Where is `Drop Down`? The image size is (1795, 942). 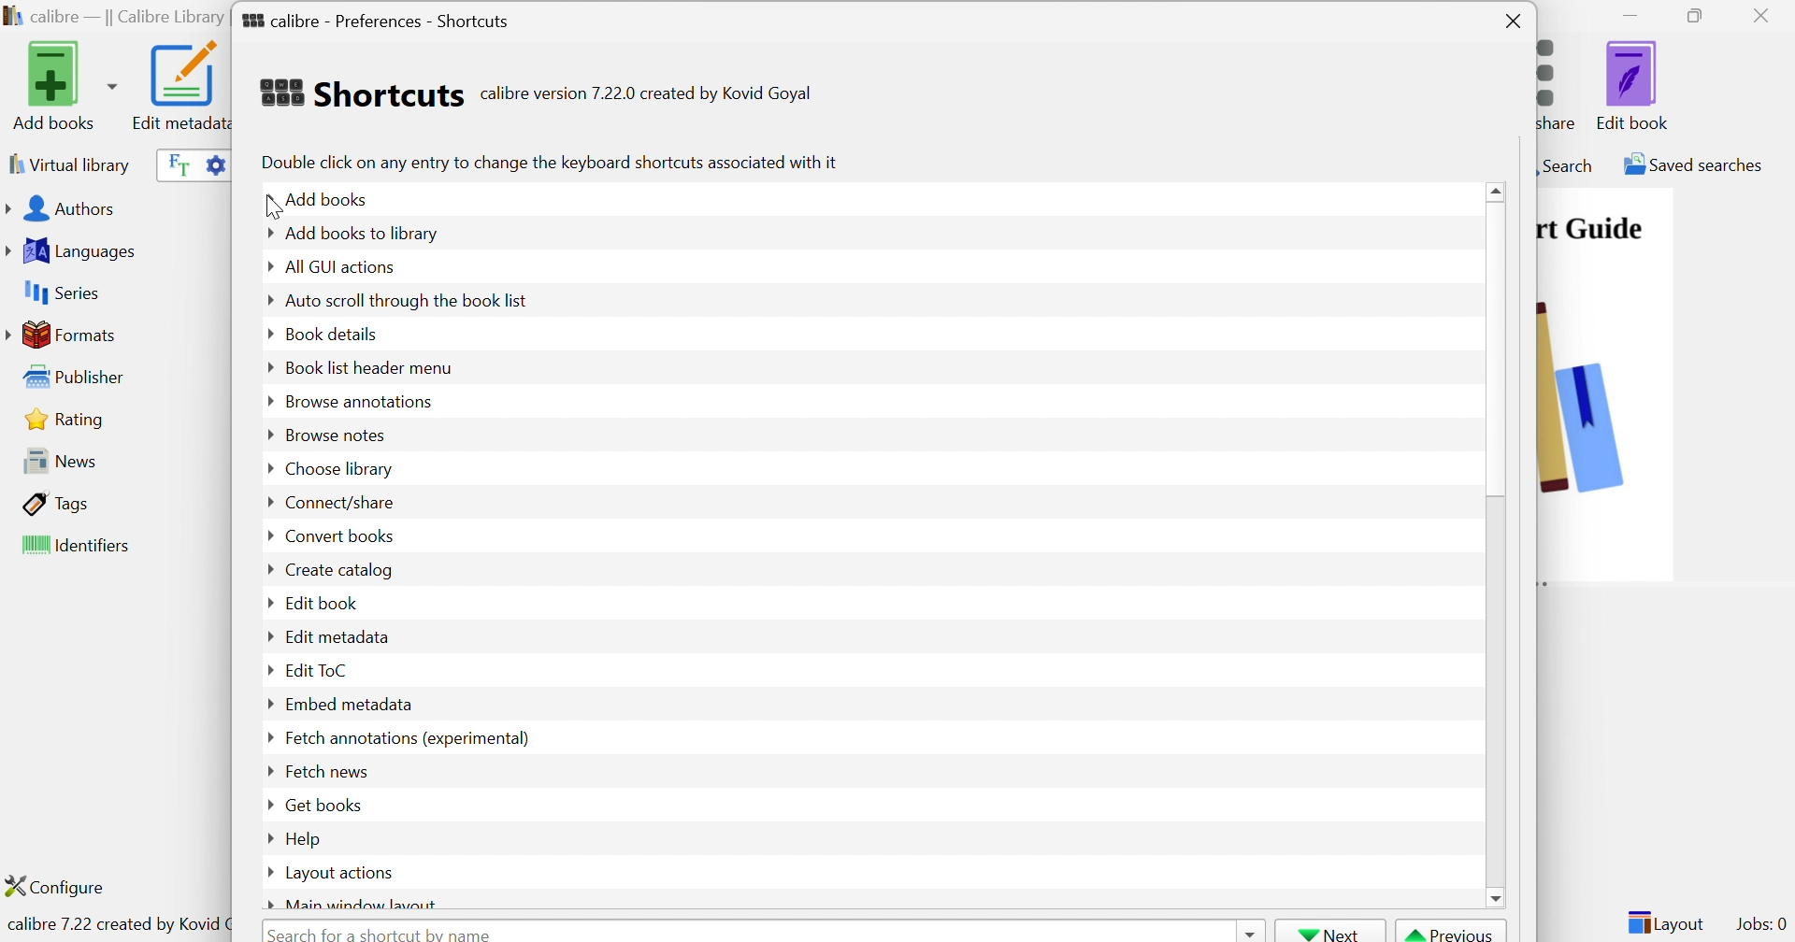 Drop Down is located at coordinates (266, 772).